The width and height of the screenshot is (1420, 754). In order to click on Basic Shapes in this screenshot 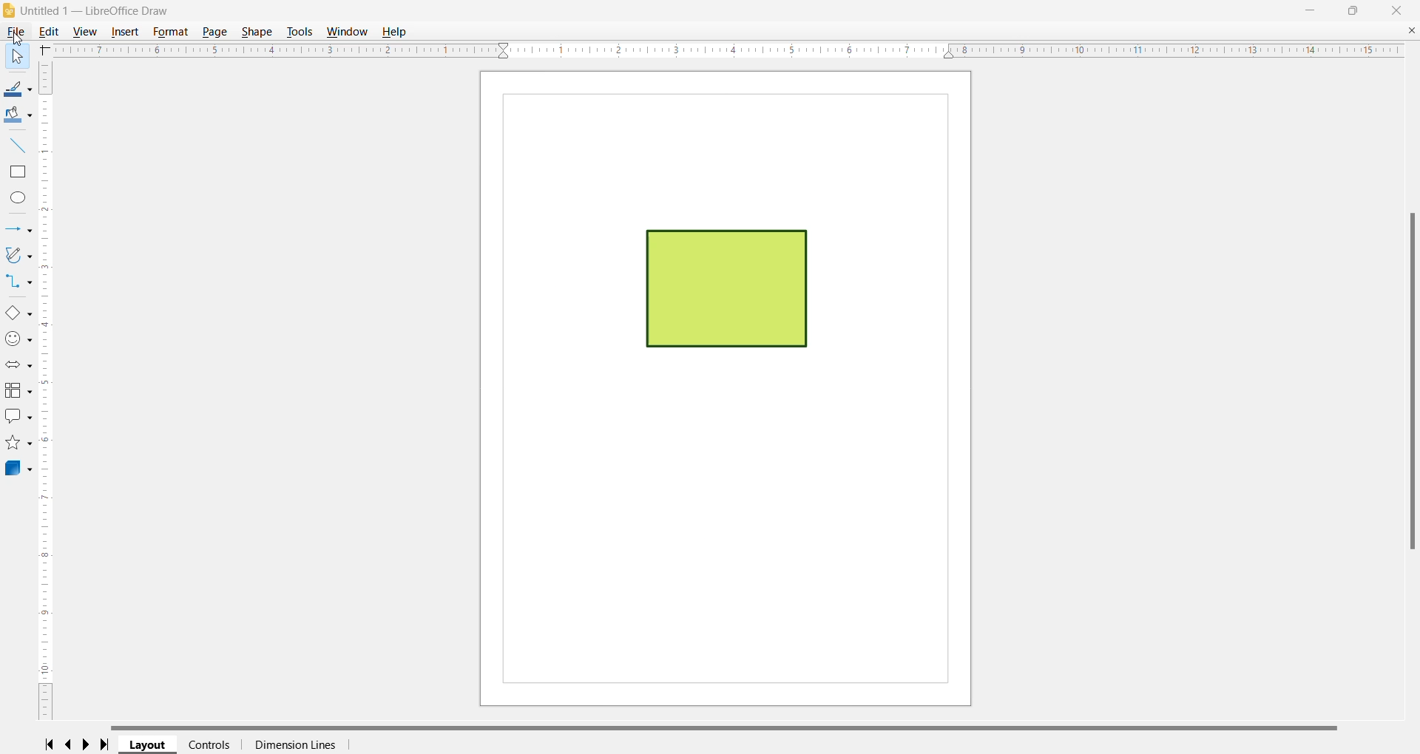, I will do `click(18, 313)`.